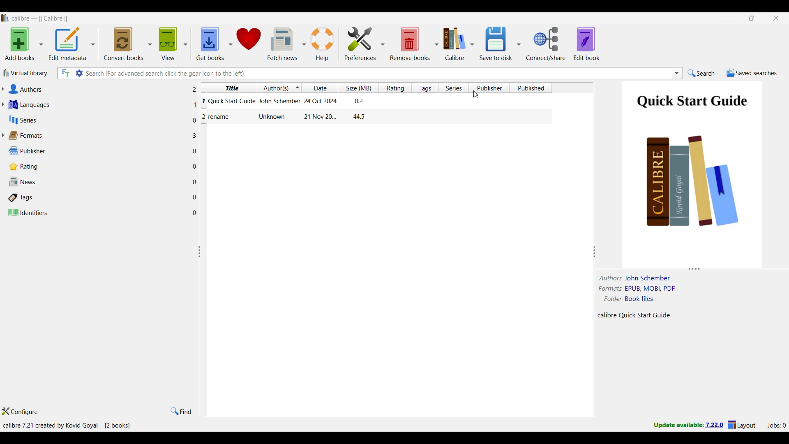  I want to click on Convert books options, so click(127, 44).